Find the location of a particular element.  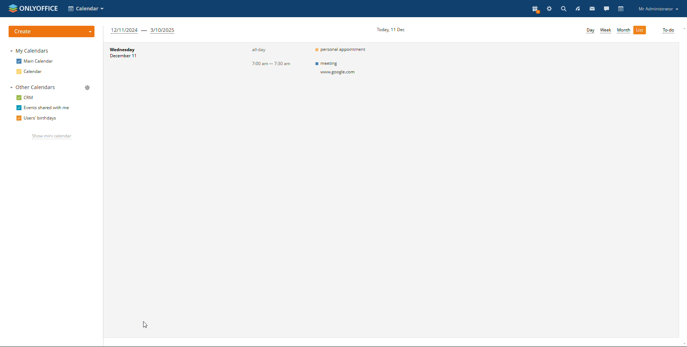

other calendar is located at coordinates (33, 87).